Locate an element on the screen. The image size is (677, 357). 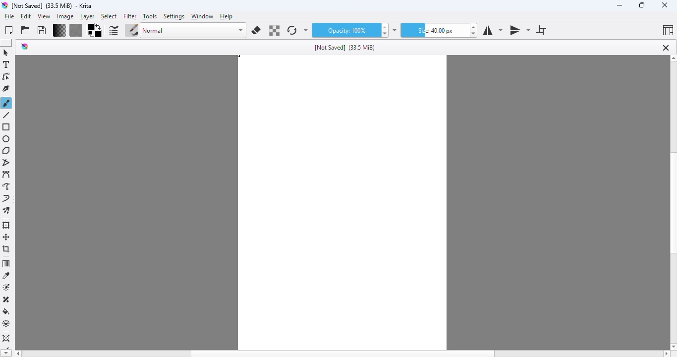
bezier curve tool is located at coordinates (7, 175).